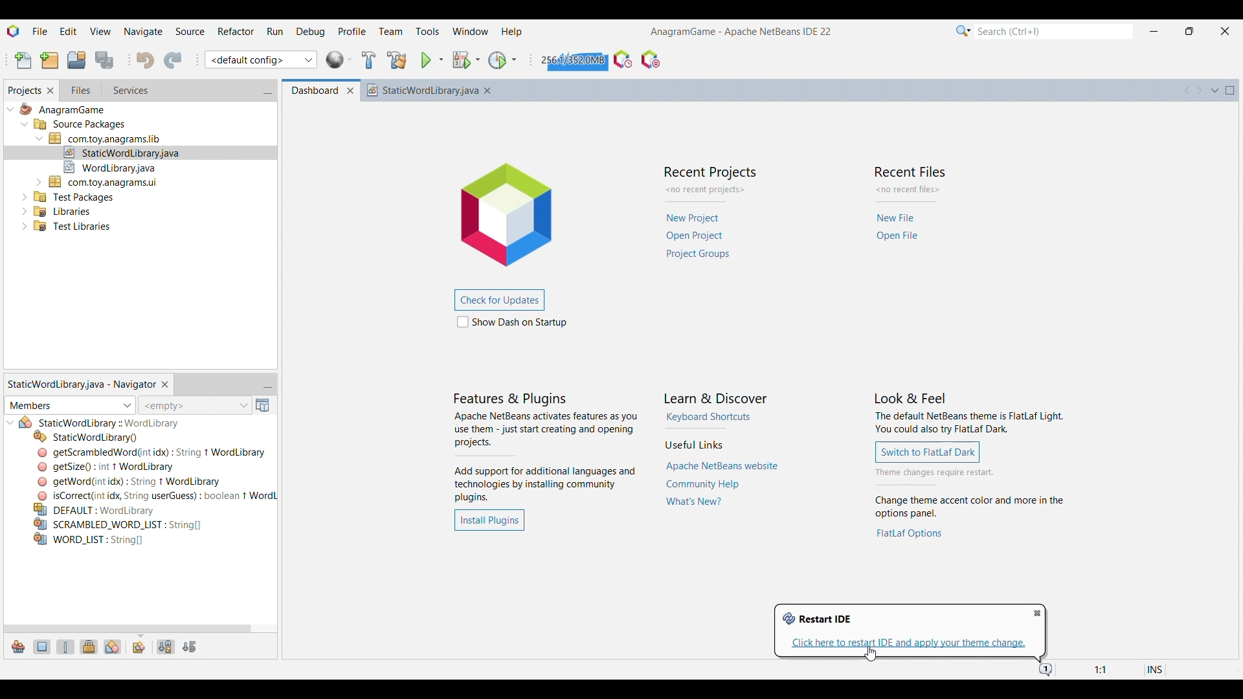  What do you see at coordinates (432, 90) in the screenshot?
I see `StaticWordLibraryjava X` at bounding box center [432, 90].